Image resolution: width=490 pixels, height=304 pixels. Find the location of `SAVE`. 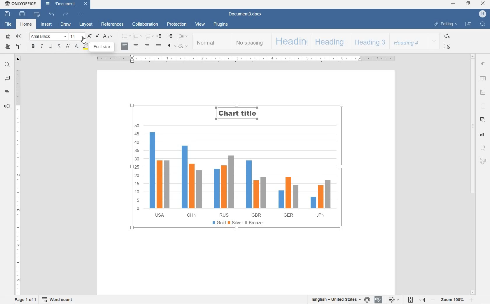

SAVE is located at coordinates (7, 15).